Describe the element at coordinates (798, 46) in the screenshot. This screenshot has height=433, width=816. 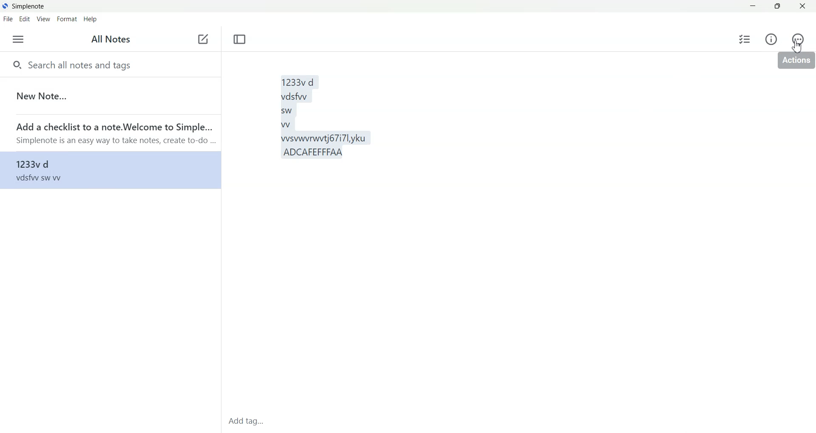
I see `Cursor` at that location.